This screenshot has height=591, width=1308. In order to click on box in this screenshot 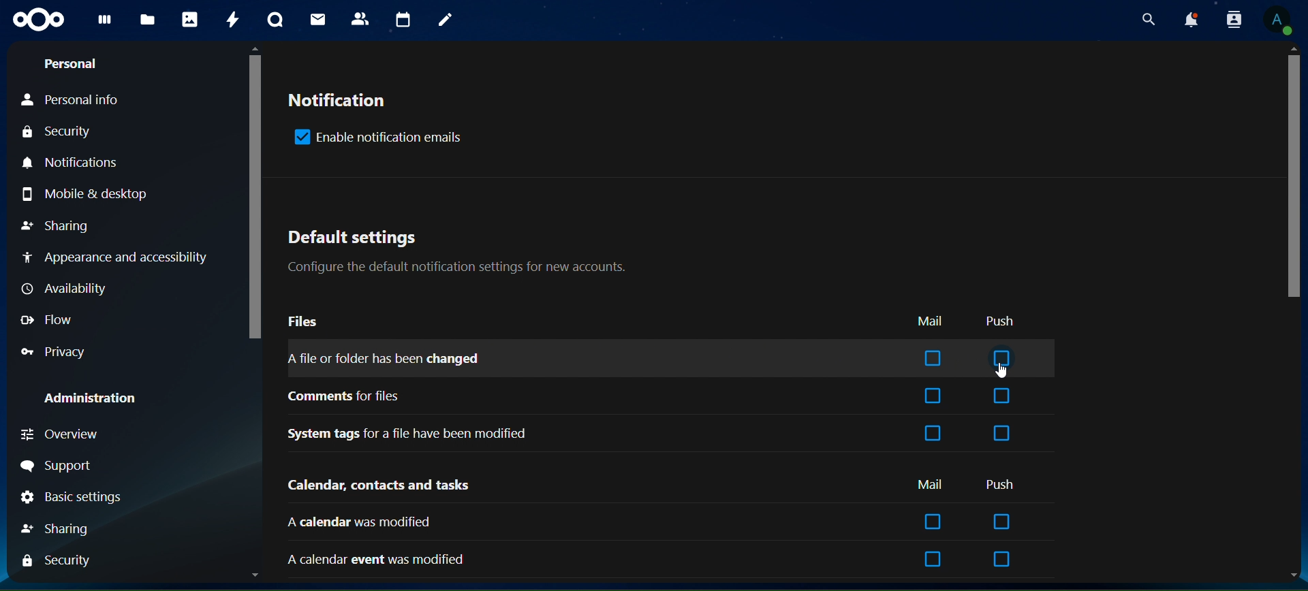, I will do `click(933, 560)`.